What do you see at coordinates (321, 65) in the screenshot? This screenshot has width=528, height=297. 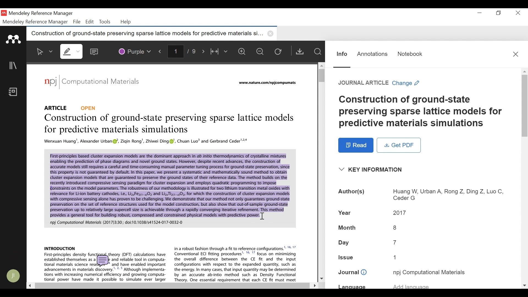 I see `Scroll up` at bounding box center [321, 65].